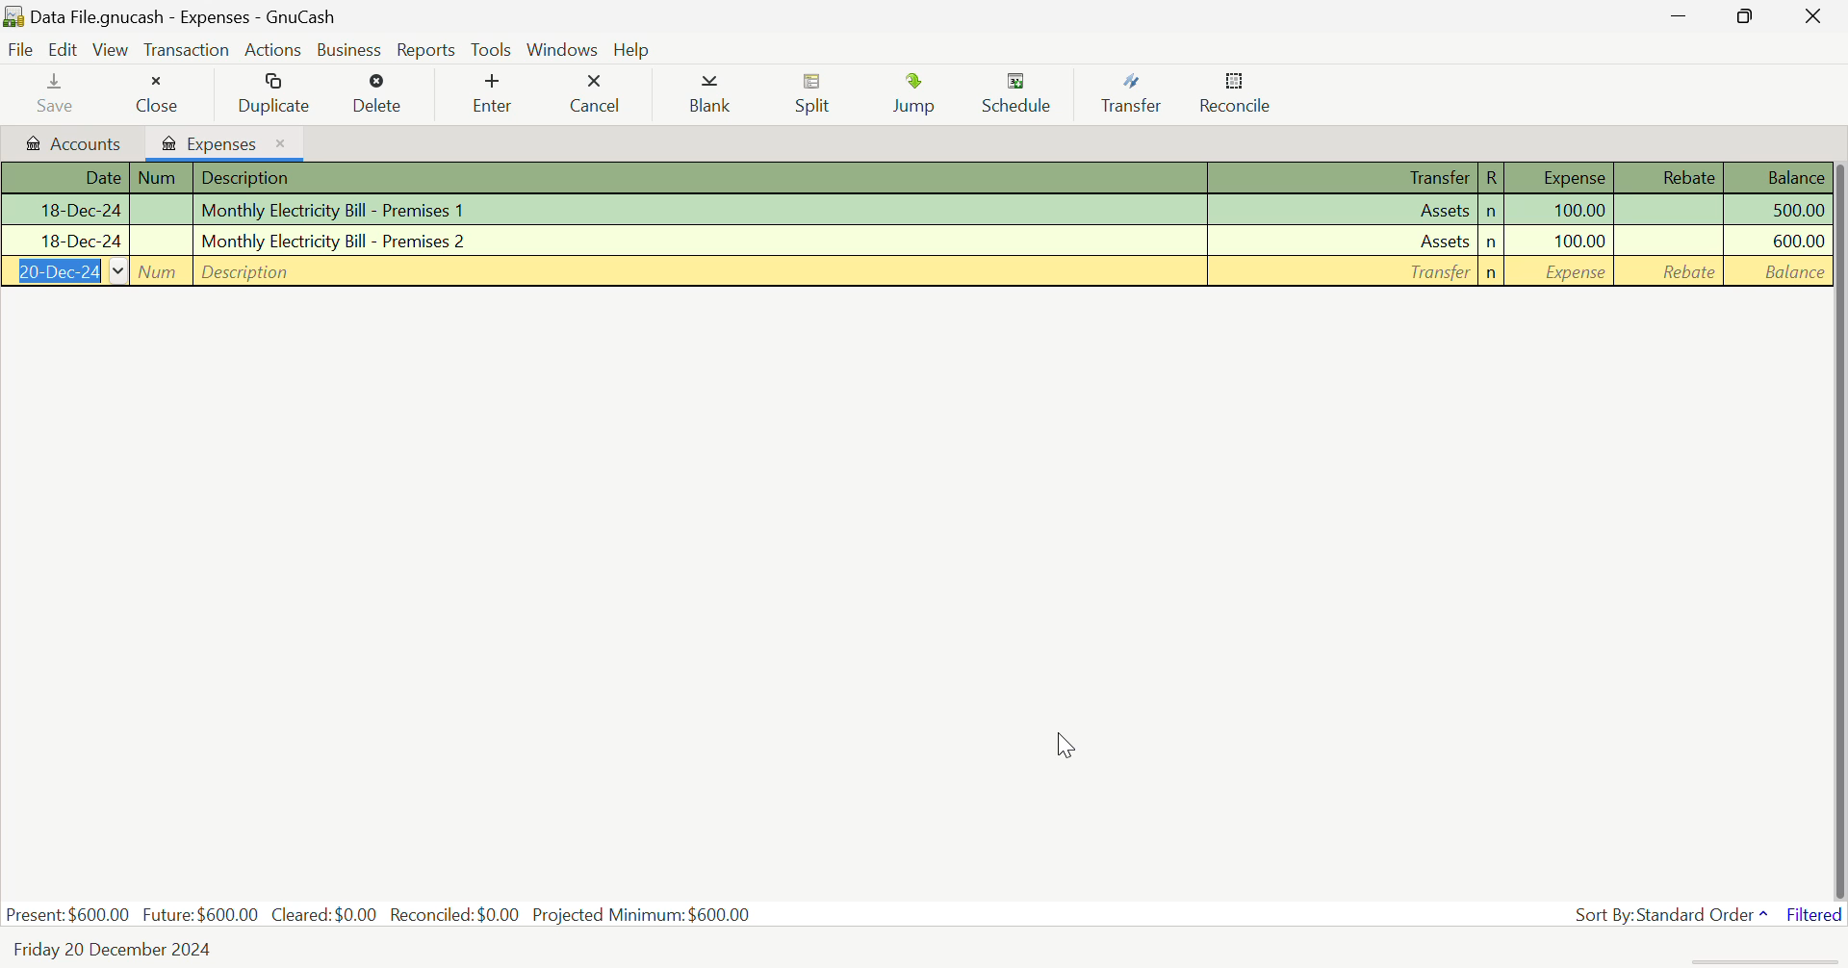 The image size is (1848, 968). I want to click on Save, so click(58, 94).